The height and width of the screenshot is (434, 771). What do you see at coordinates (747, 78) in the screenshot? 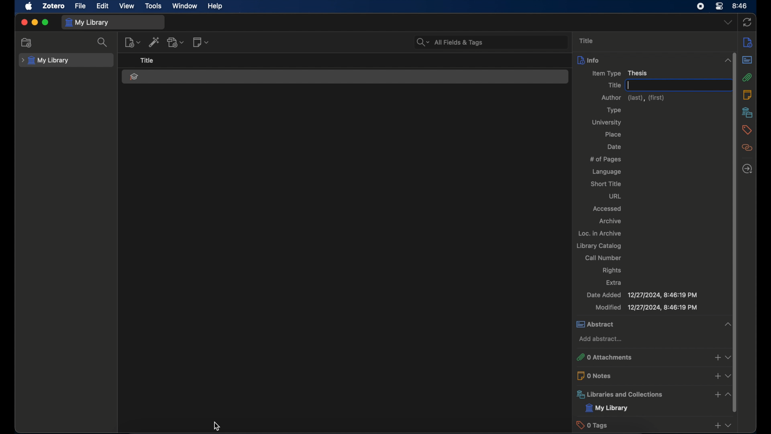
I see `attachments` at bounding box center [747, 78].